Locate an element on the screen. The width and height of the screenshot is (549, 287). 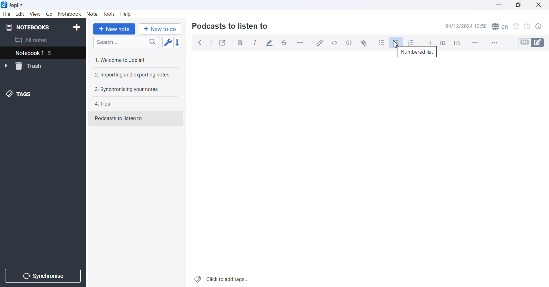
Synchronise is located at coordinates (44, 276).